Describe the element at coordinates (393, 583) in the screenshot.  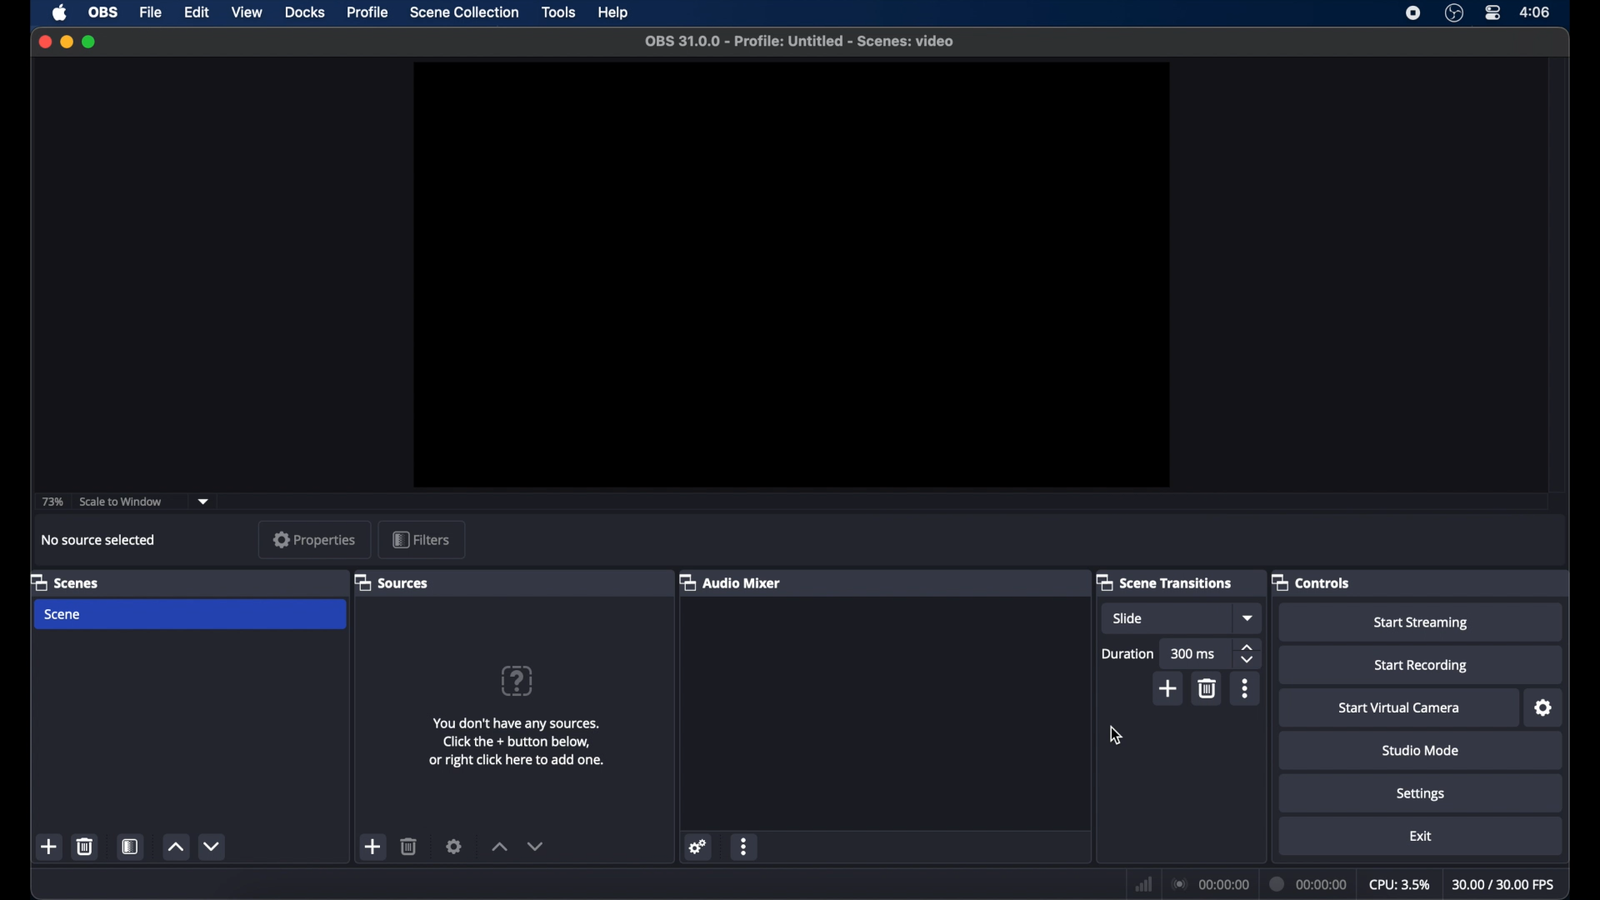
I see `sources` at that location.